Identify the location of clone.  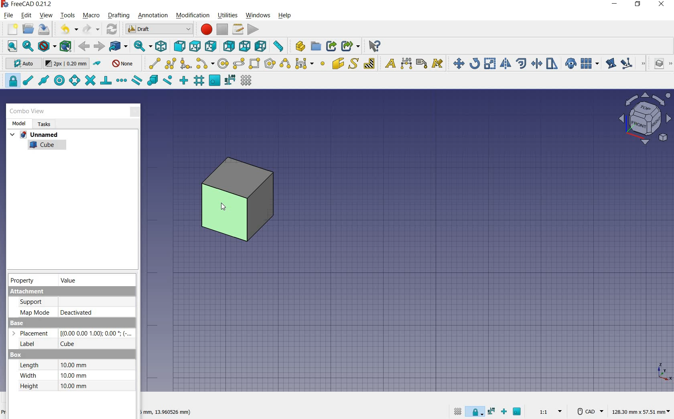
(571, 64).